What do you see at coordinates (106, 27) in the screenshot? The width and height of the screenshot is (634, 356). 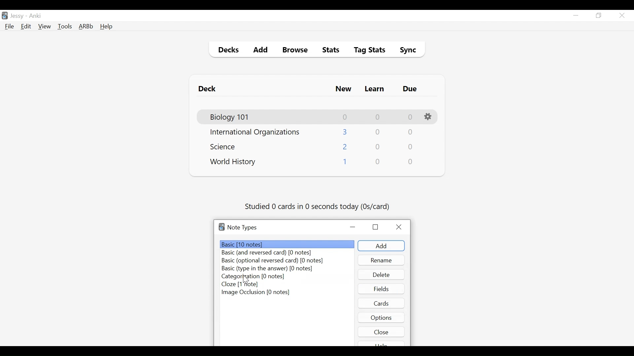 I see `Help` at bounding box center [106, 27].